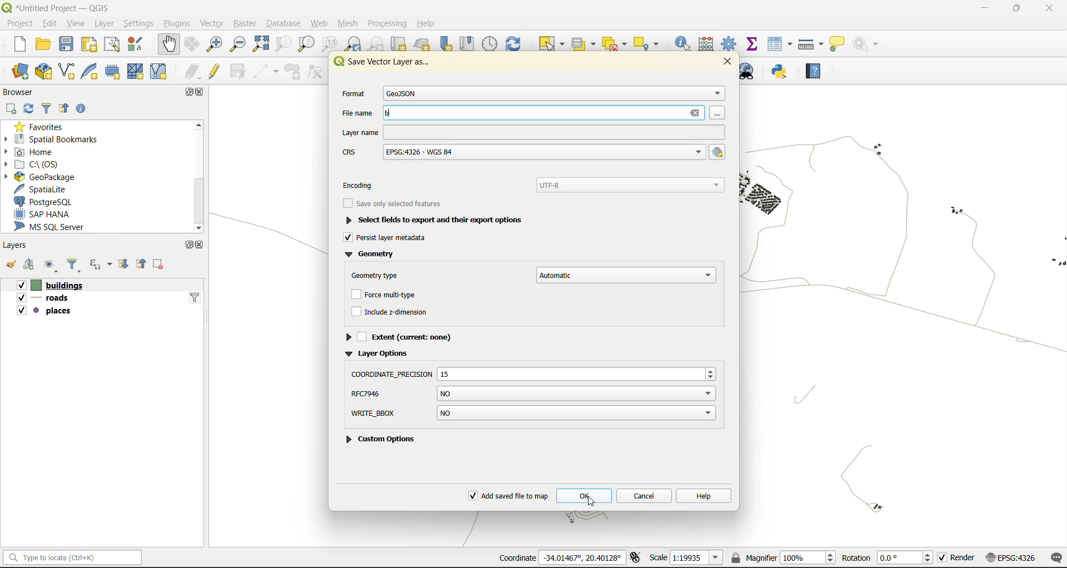 This screenshot has width=1067, height=568. What do you see at coordinates (248, 23) in the screenshot?
I see `raster` at bounding box center [248, 23].